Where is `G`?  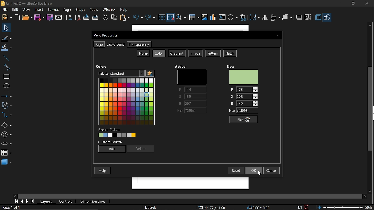
G is located at coordinates (192, 97).